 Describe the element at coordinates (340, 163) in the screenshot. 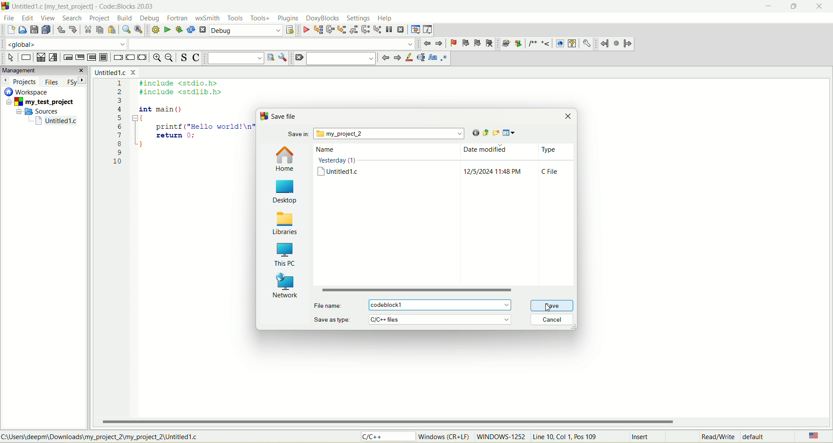

I see `name` at that location.